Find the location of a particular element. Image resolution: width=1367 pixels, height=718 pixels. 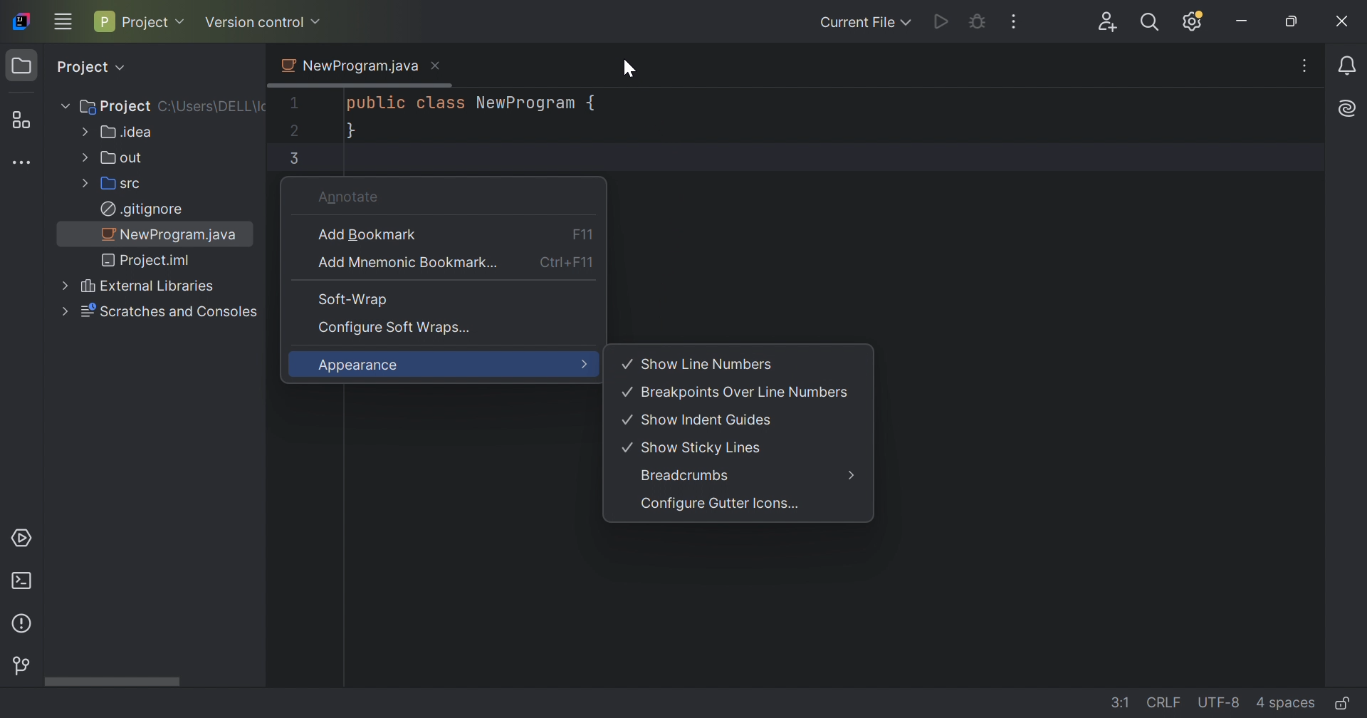

Show Sticky Lines is located at coordinates (695, 449).